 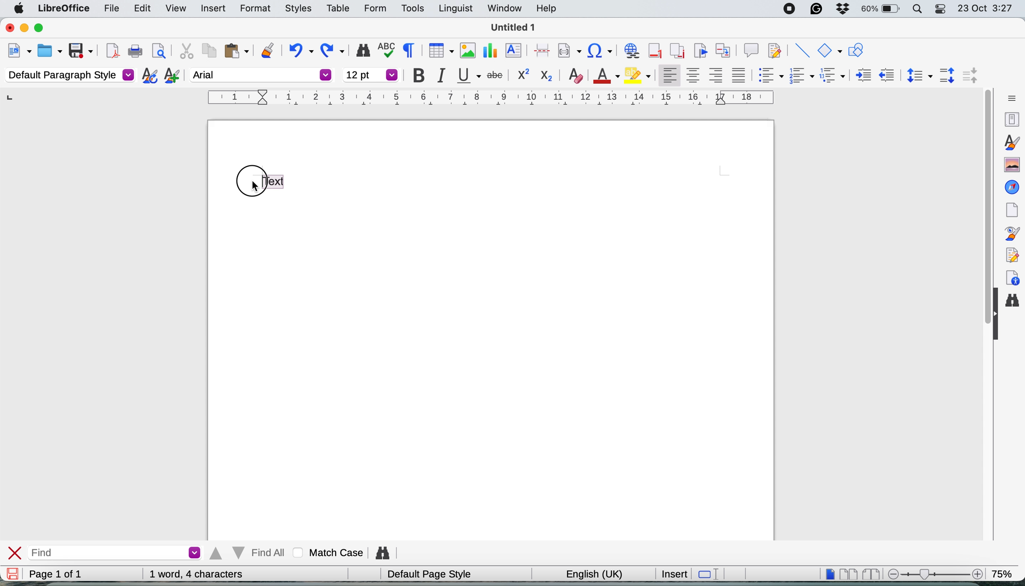 What do you see at coordinates (43, 29) in the screenshot?
I see `maximise` at bounding box center [43, 29].